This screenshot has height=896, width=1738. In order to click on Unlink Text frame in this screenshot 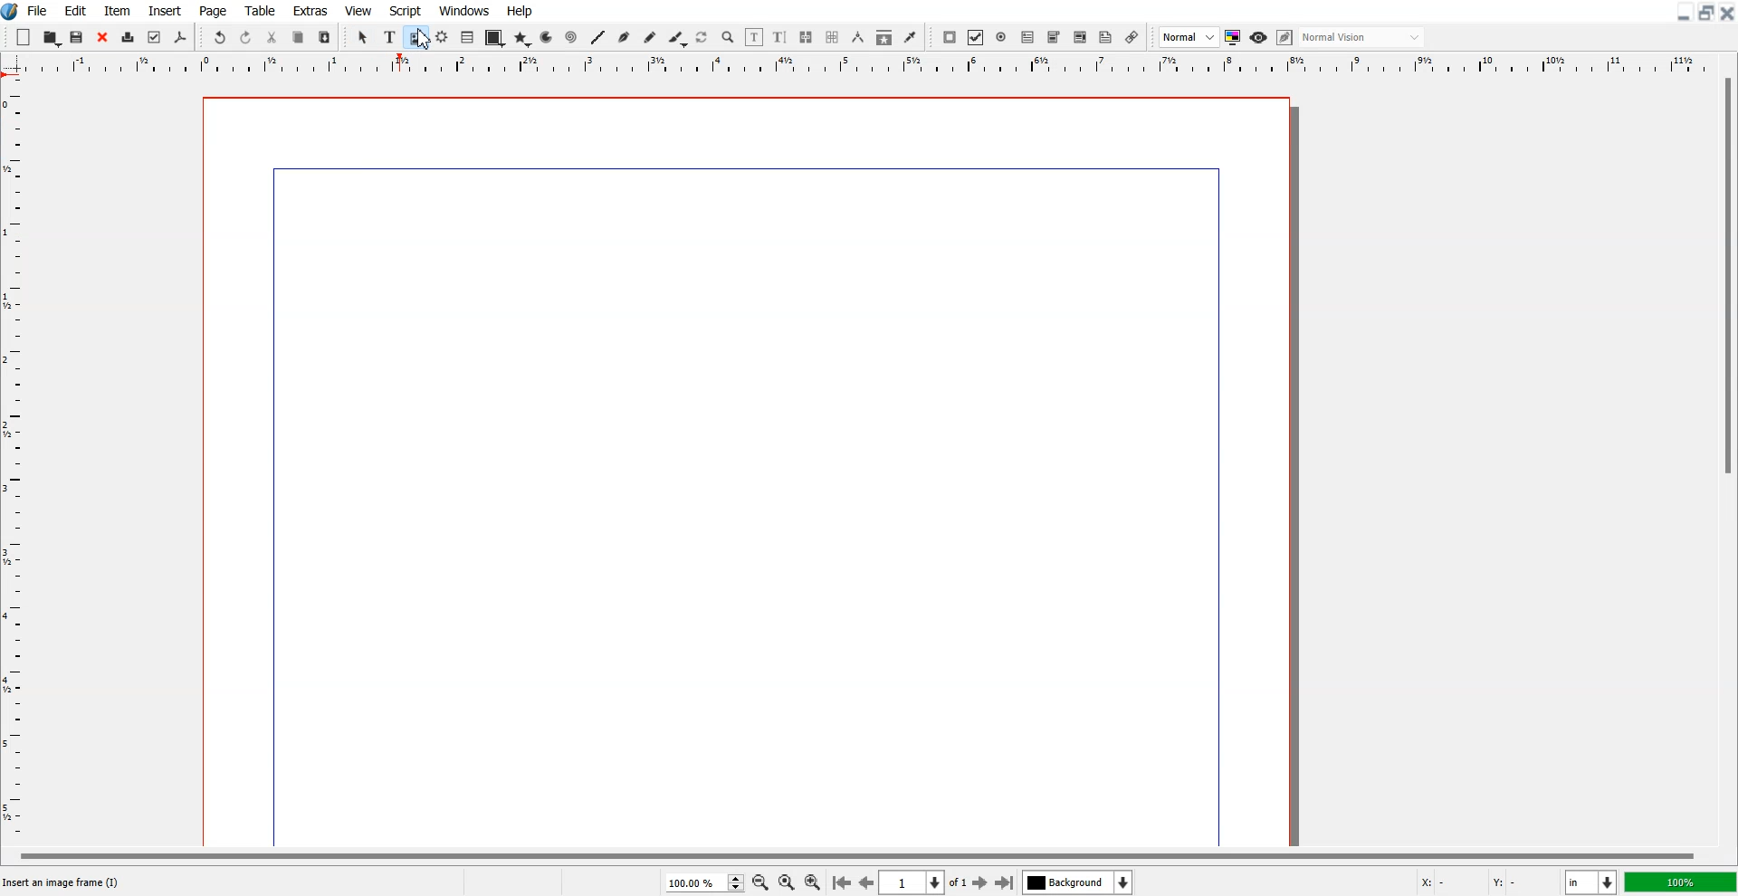, I will do `click(833, 37)`.